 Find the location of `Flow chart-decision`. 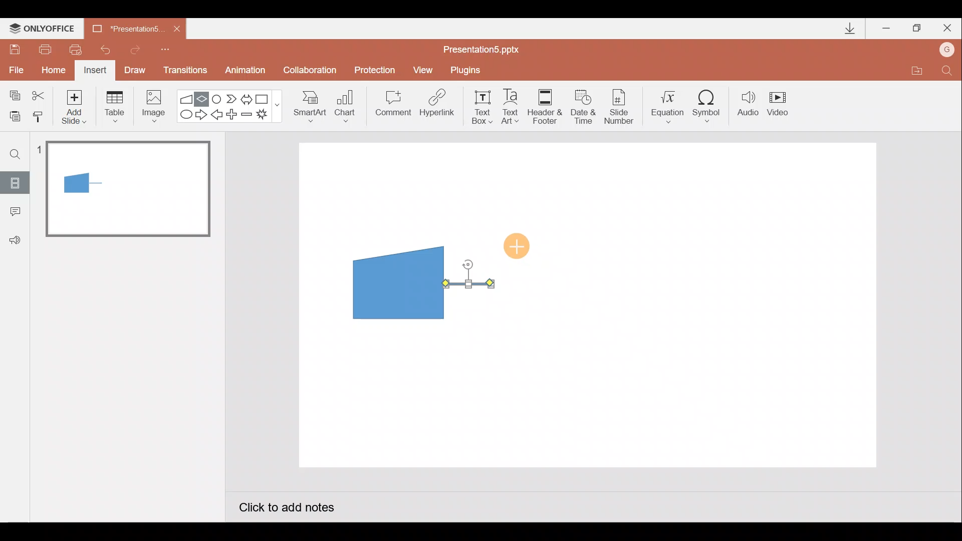

Flow chart-decision is located at coordinates (203, 99).